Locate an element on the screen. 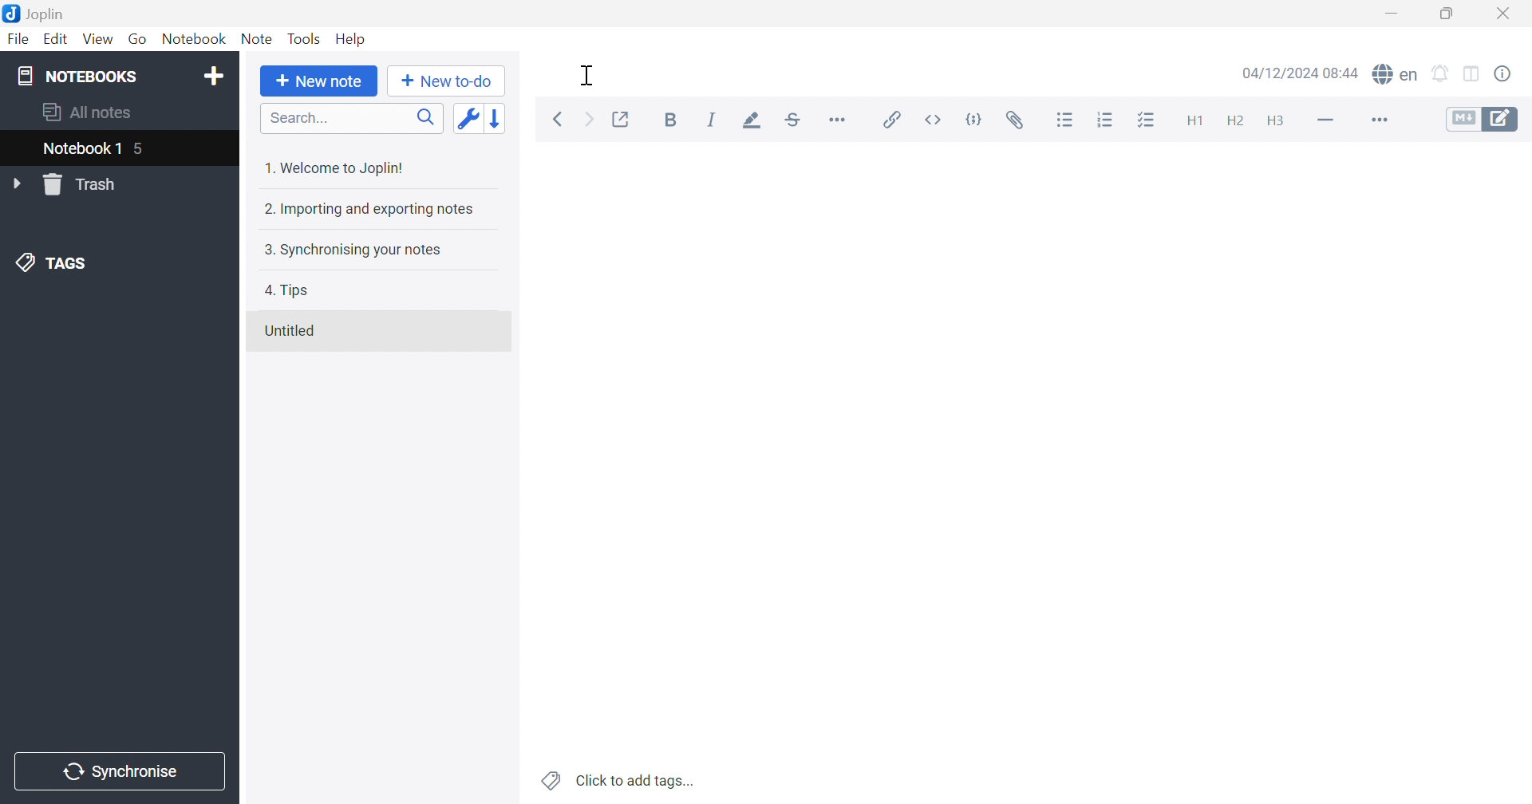  Note is located at coordinates (258, 39).